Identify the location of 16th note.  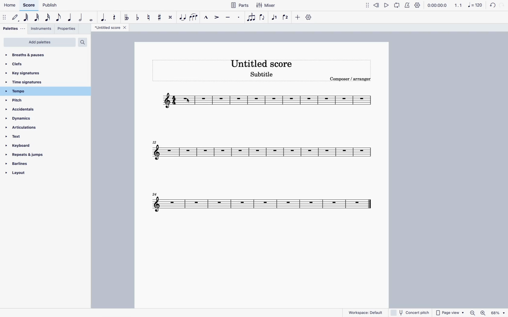
(47, 17).